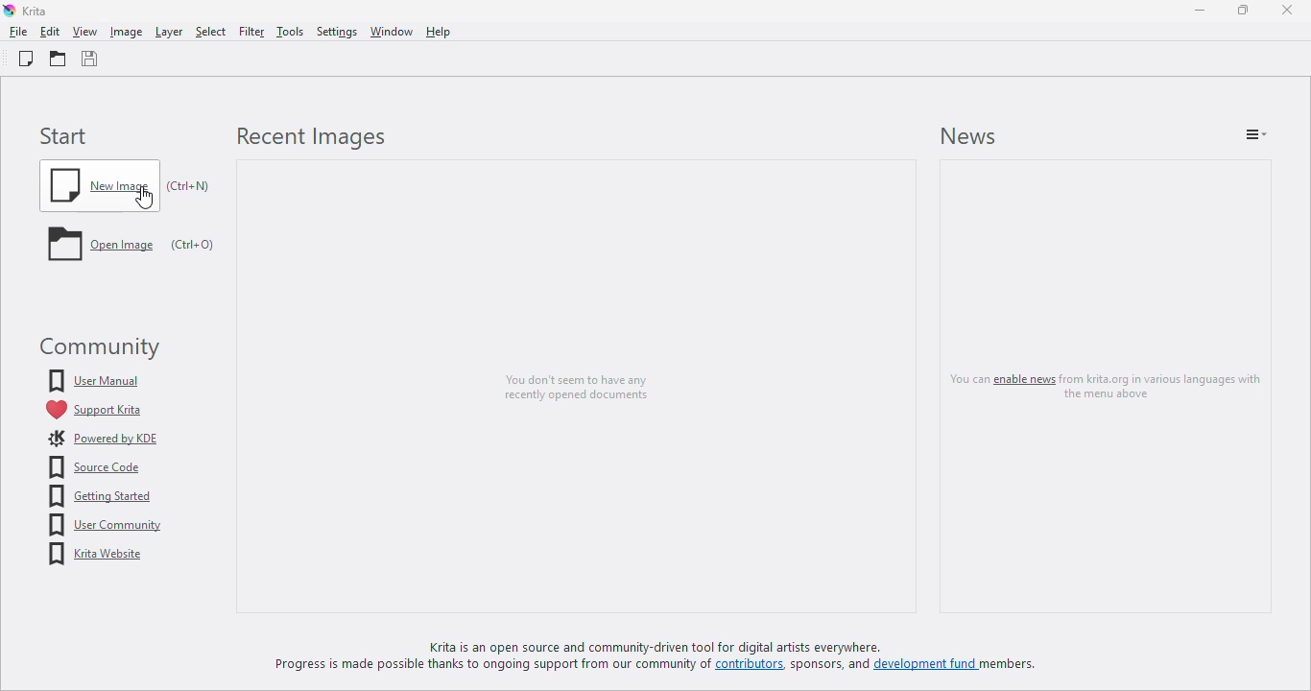 This screenshot has width=1311, height=691. What do you see at coordinates (755, 668) in the screenshot?
I see `contributors,` at bounding box center [755, 668].